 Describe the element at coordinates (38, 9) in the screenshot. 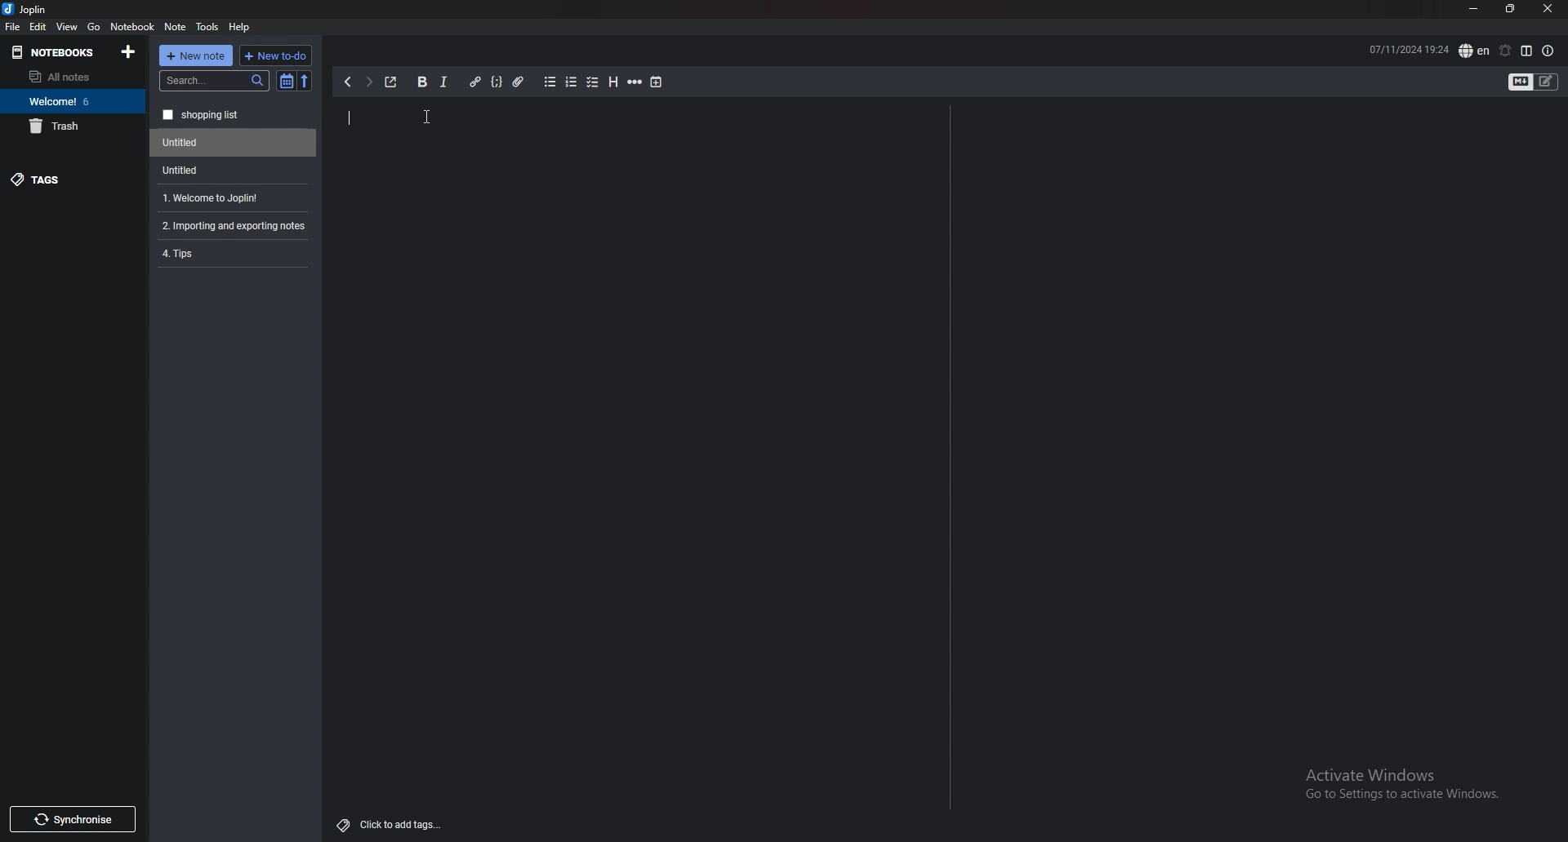

I see `Joplin` at that location.